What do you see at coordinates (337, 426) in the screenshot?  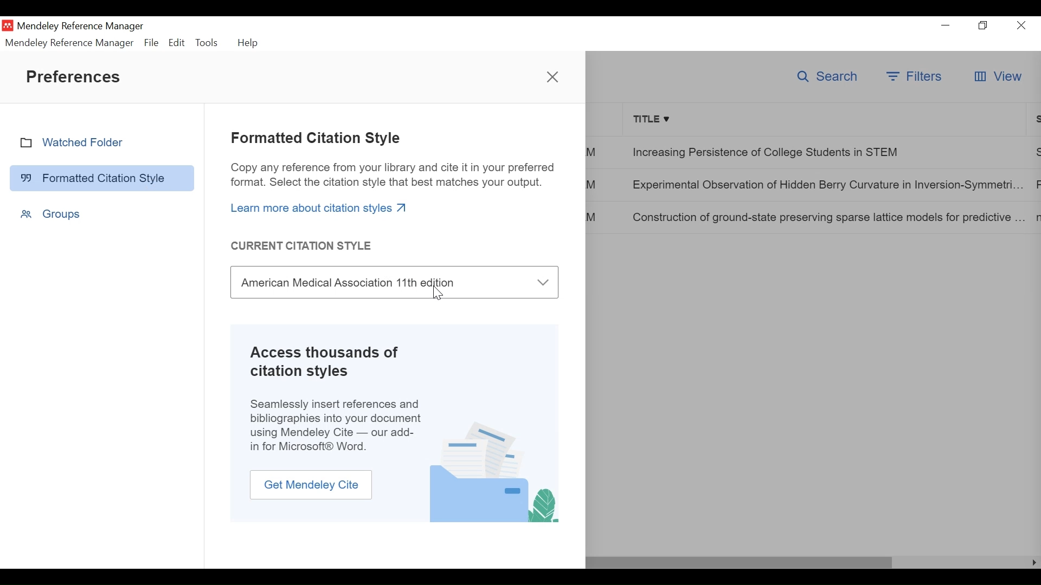 I see `Seamlessly insert references and bibliographies into your document using Mendeley Cite — our add-in for Microsoft® Word` at bounding box center [337, 426].